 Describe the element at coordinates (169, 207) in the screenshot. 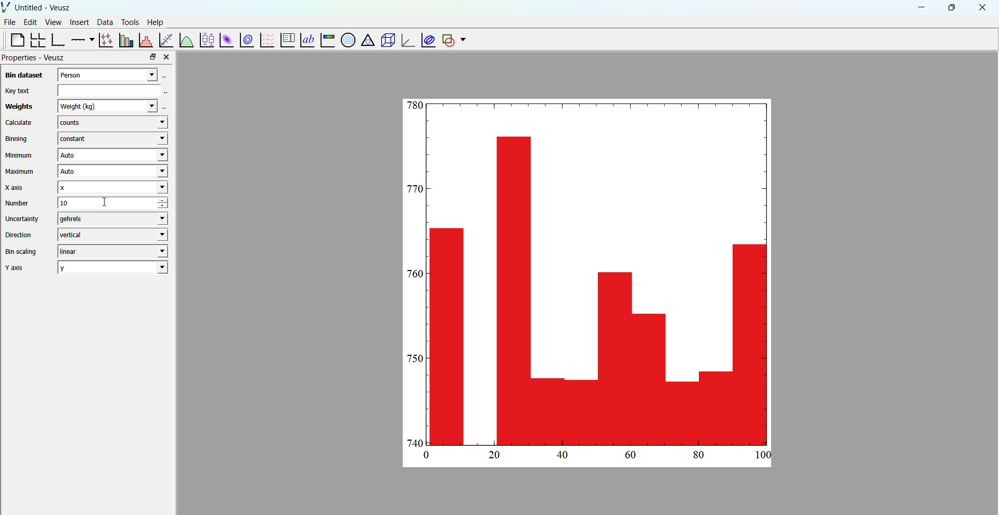

I see `decrease number` at that location.